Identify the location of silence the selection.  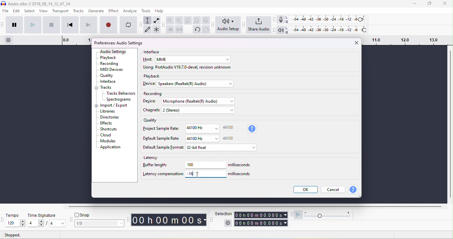
(180, 30).